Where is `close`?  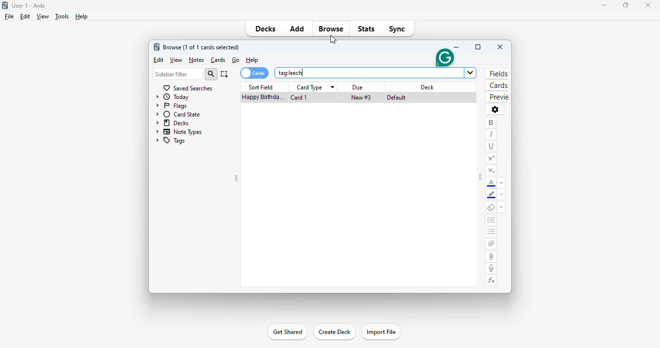
close is located at coordinates (500, 47).